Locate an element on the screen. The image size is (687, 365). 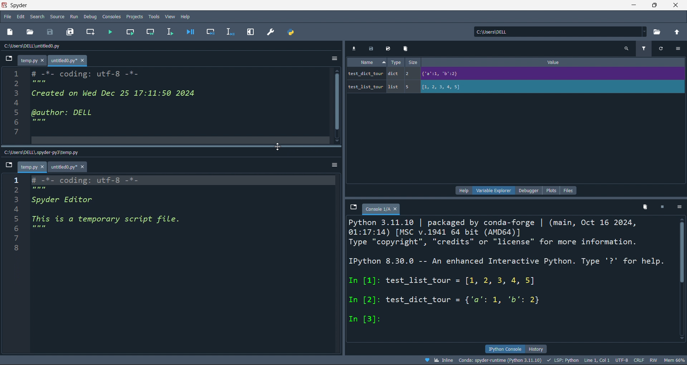
tab is located at coordinates (382, 209).